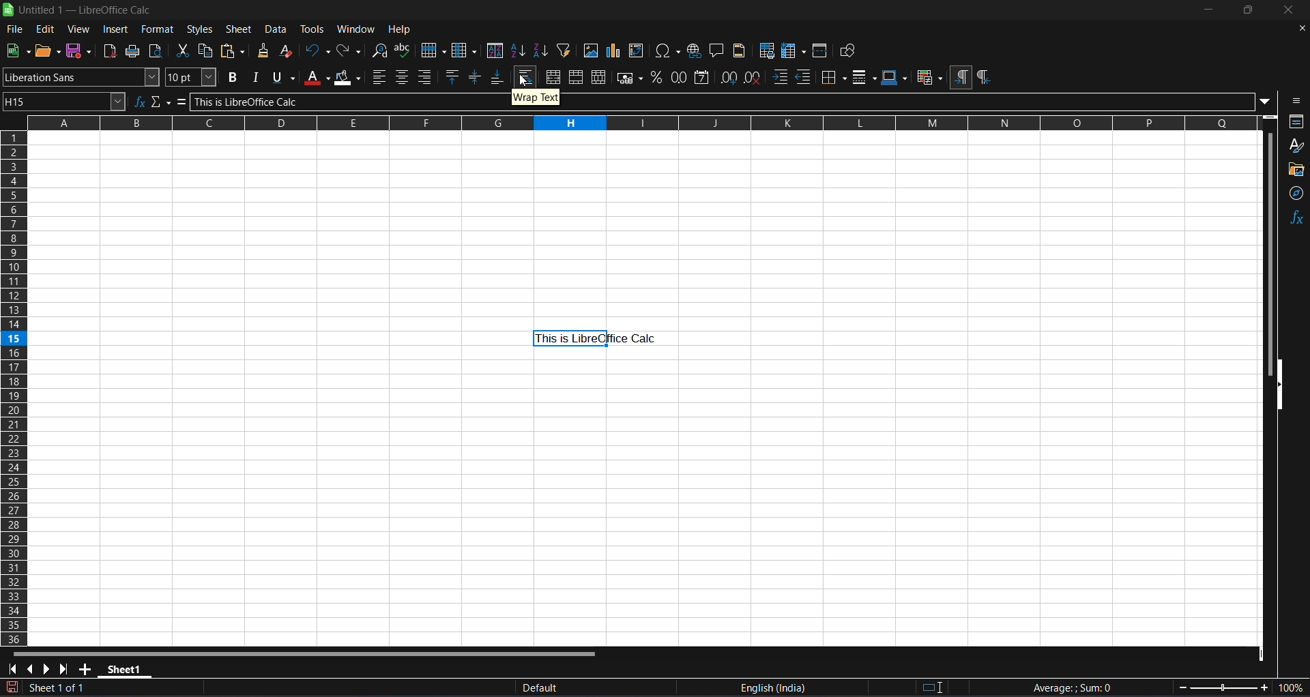  Describe the element at coordinates (669, 50) in the screenshot. I see `insert special characters` at that location.